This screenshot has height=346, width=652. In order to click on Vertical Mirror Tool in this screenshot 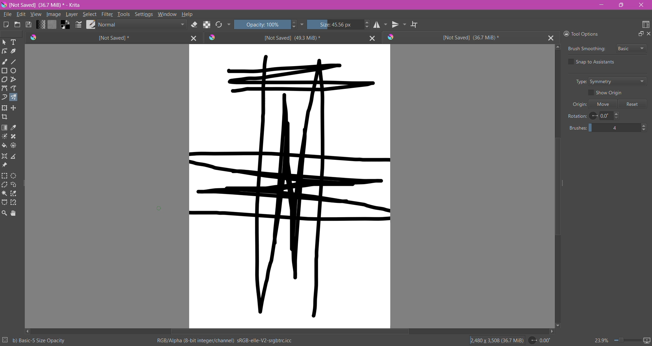, I will do `click(399, 25)`.